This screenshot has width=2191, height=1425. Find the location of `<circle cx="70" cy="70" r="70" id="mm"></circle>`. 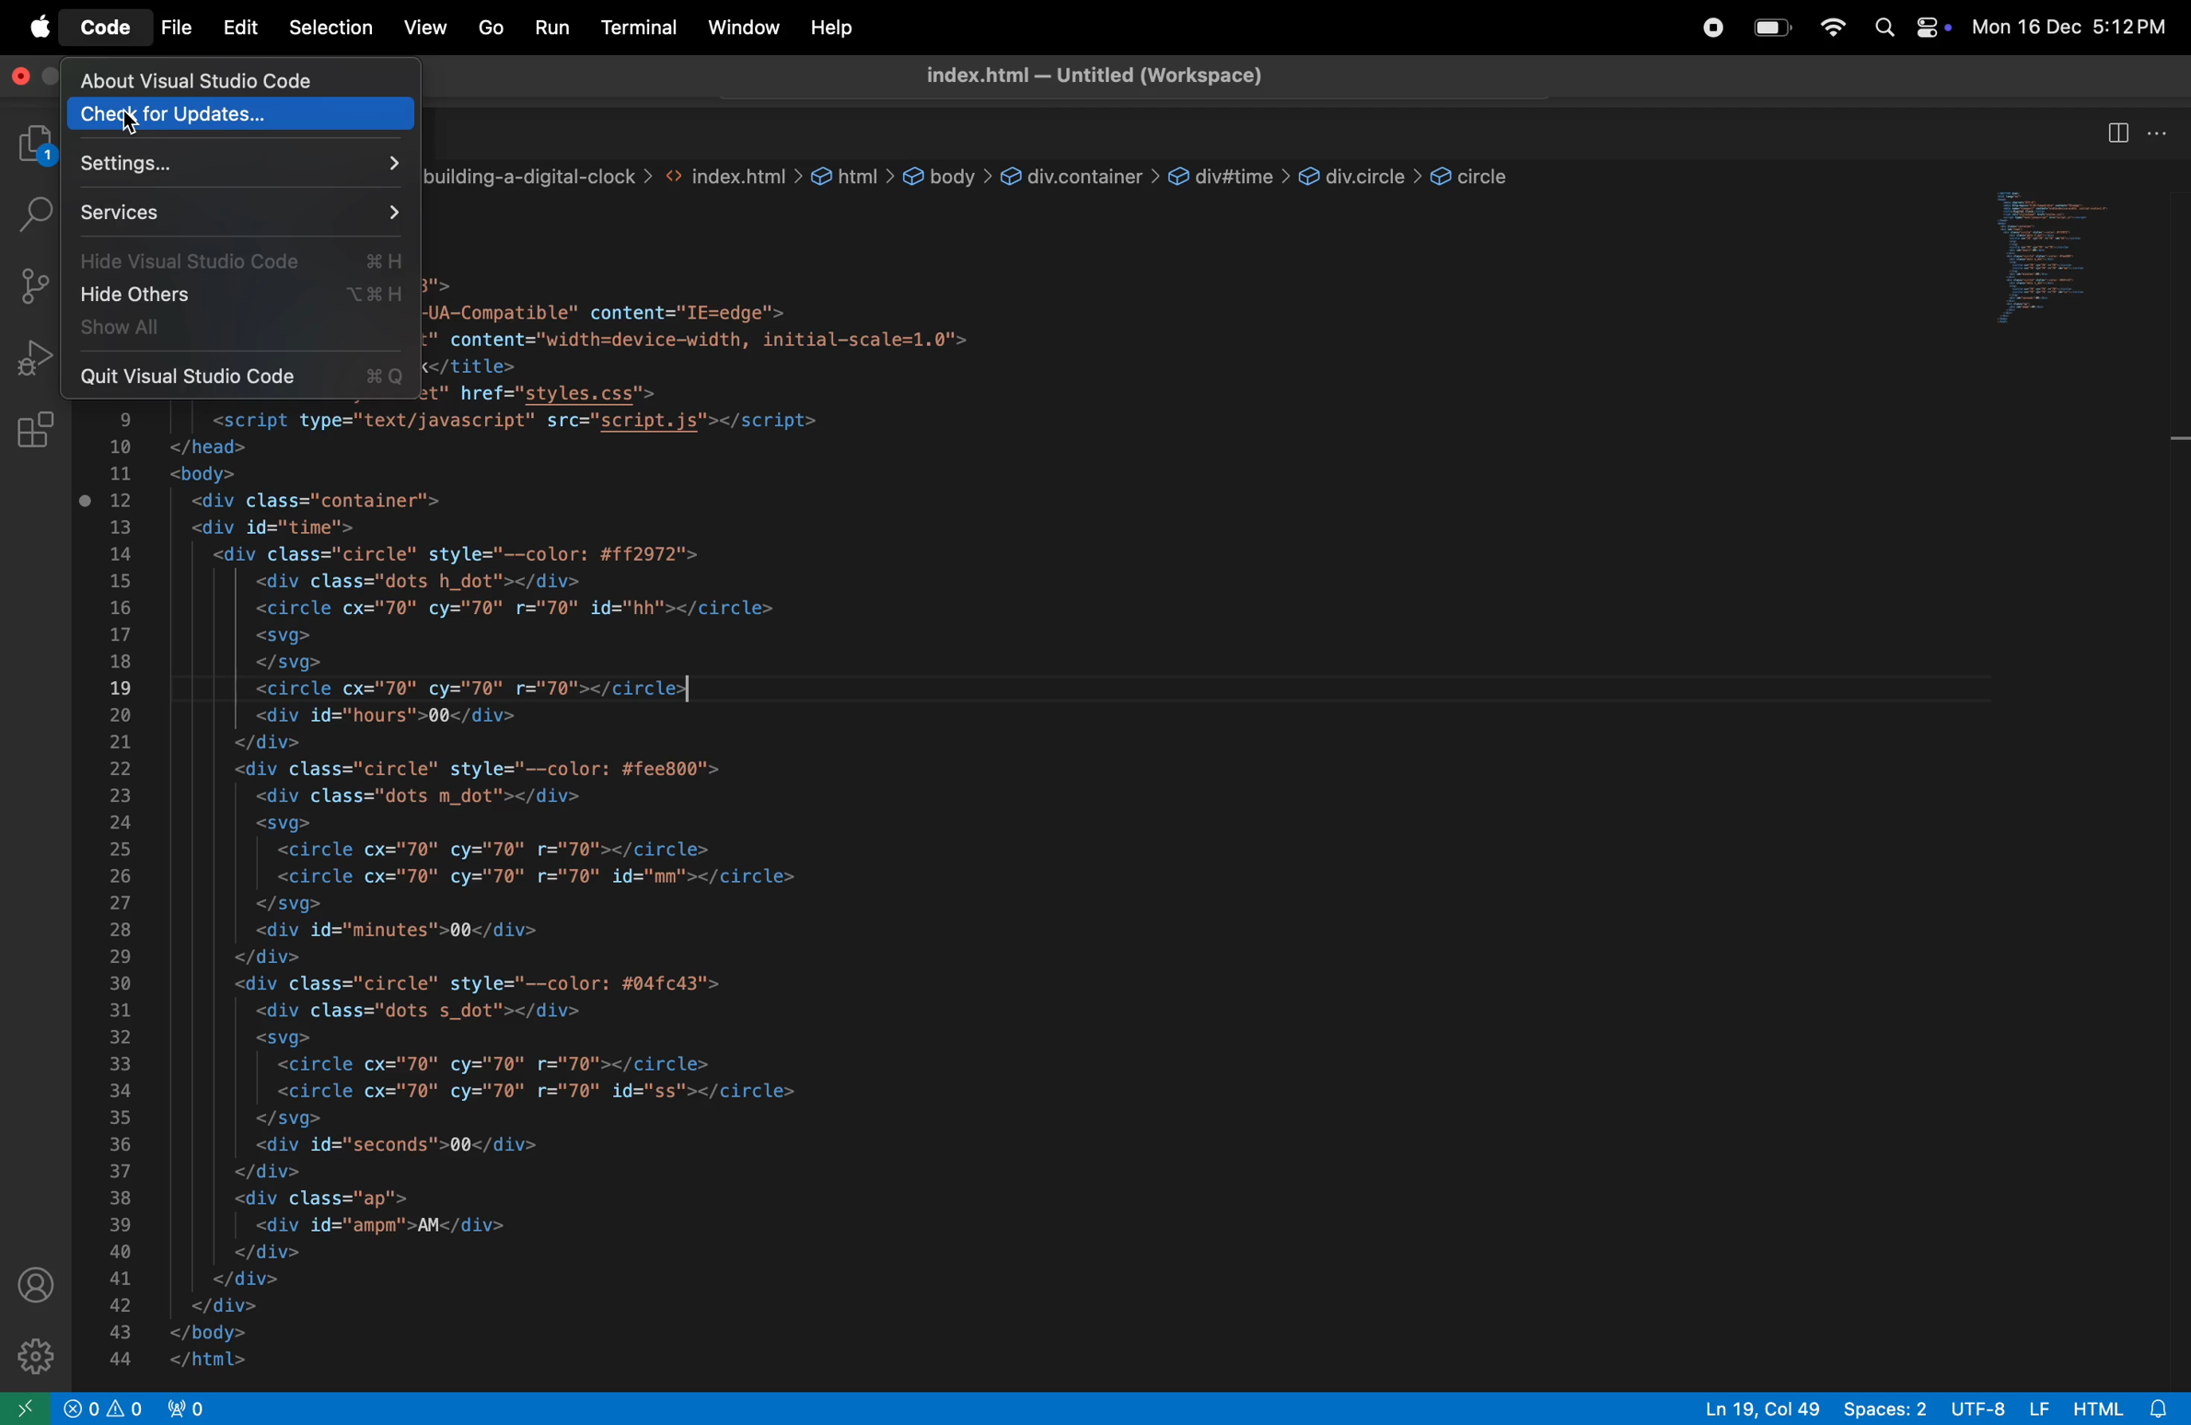

<circle cx="70" cy="70" r="70" id="mm"></circle> is located at coordinates (547, 878).